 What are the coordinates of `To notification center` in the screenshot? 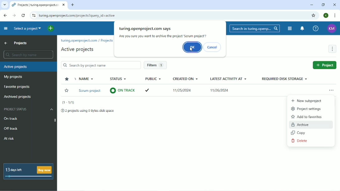 It's located at (302, 29).